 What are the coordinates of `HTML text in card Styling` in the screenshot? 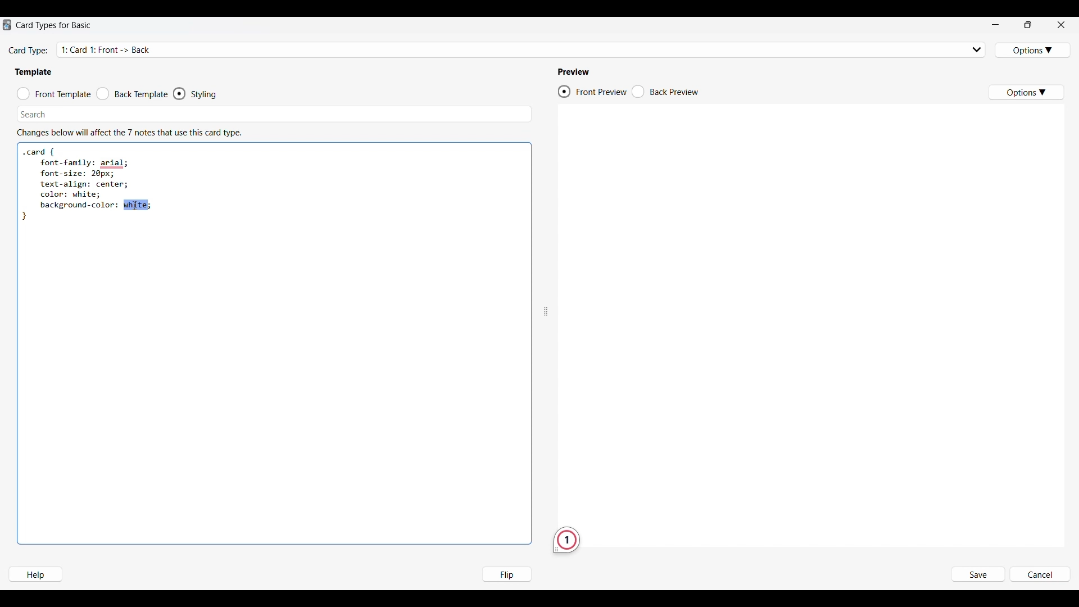 It's located at (88, 184).